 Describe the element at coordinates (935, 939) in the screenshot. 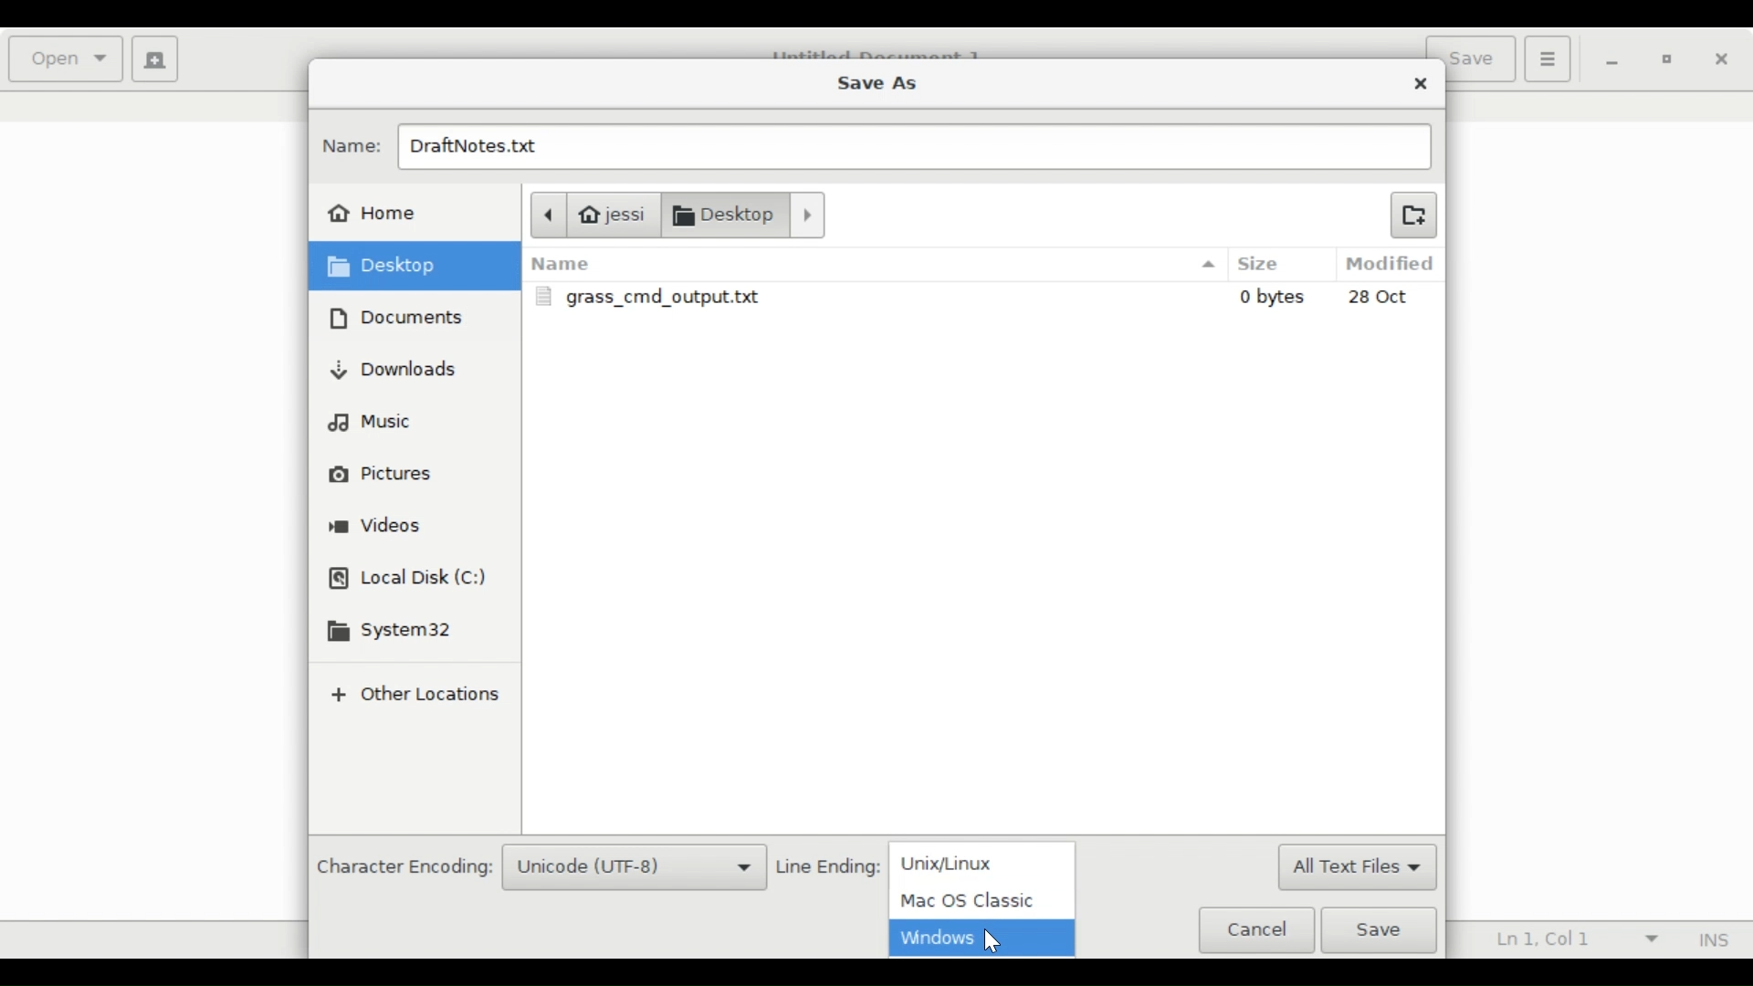

I see `Window` at that location.